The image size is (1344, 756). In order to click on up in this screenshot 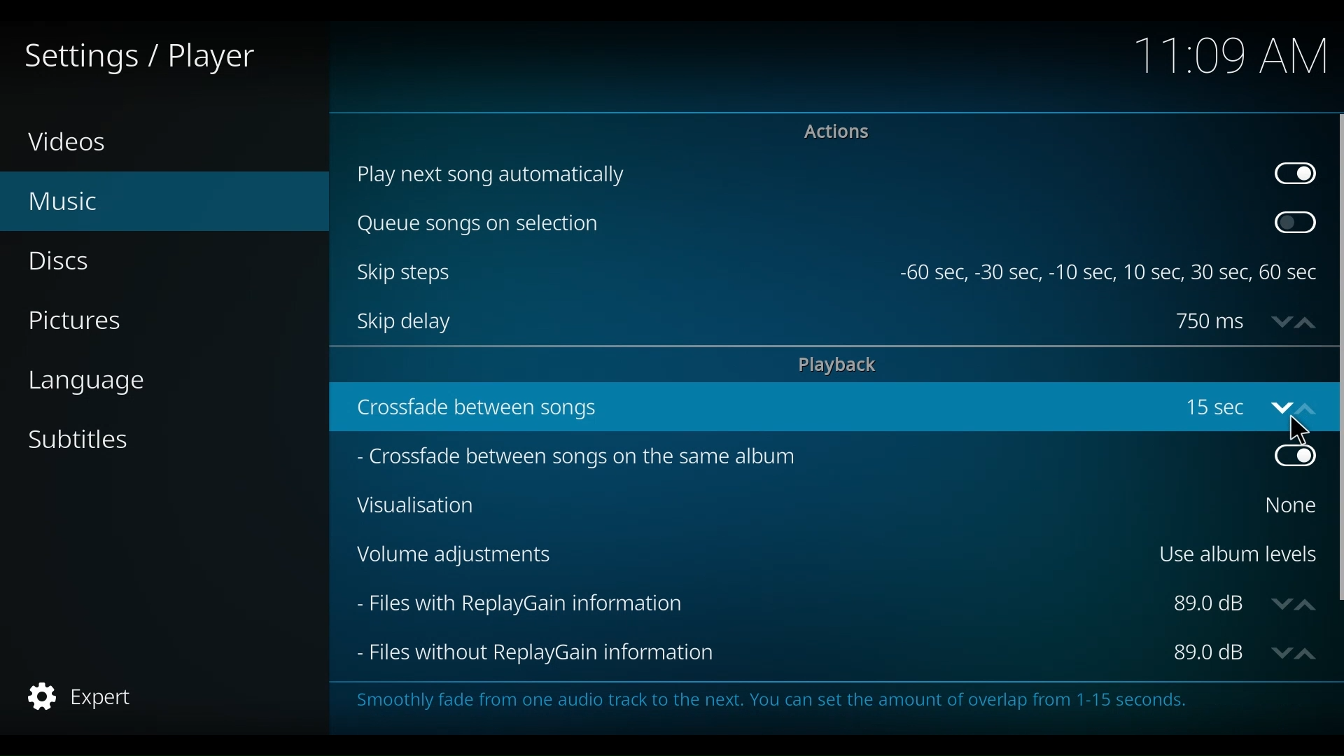, I will do `click(1310, 652)`.